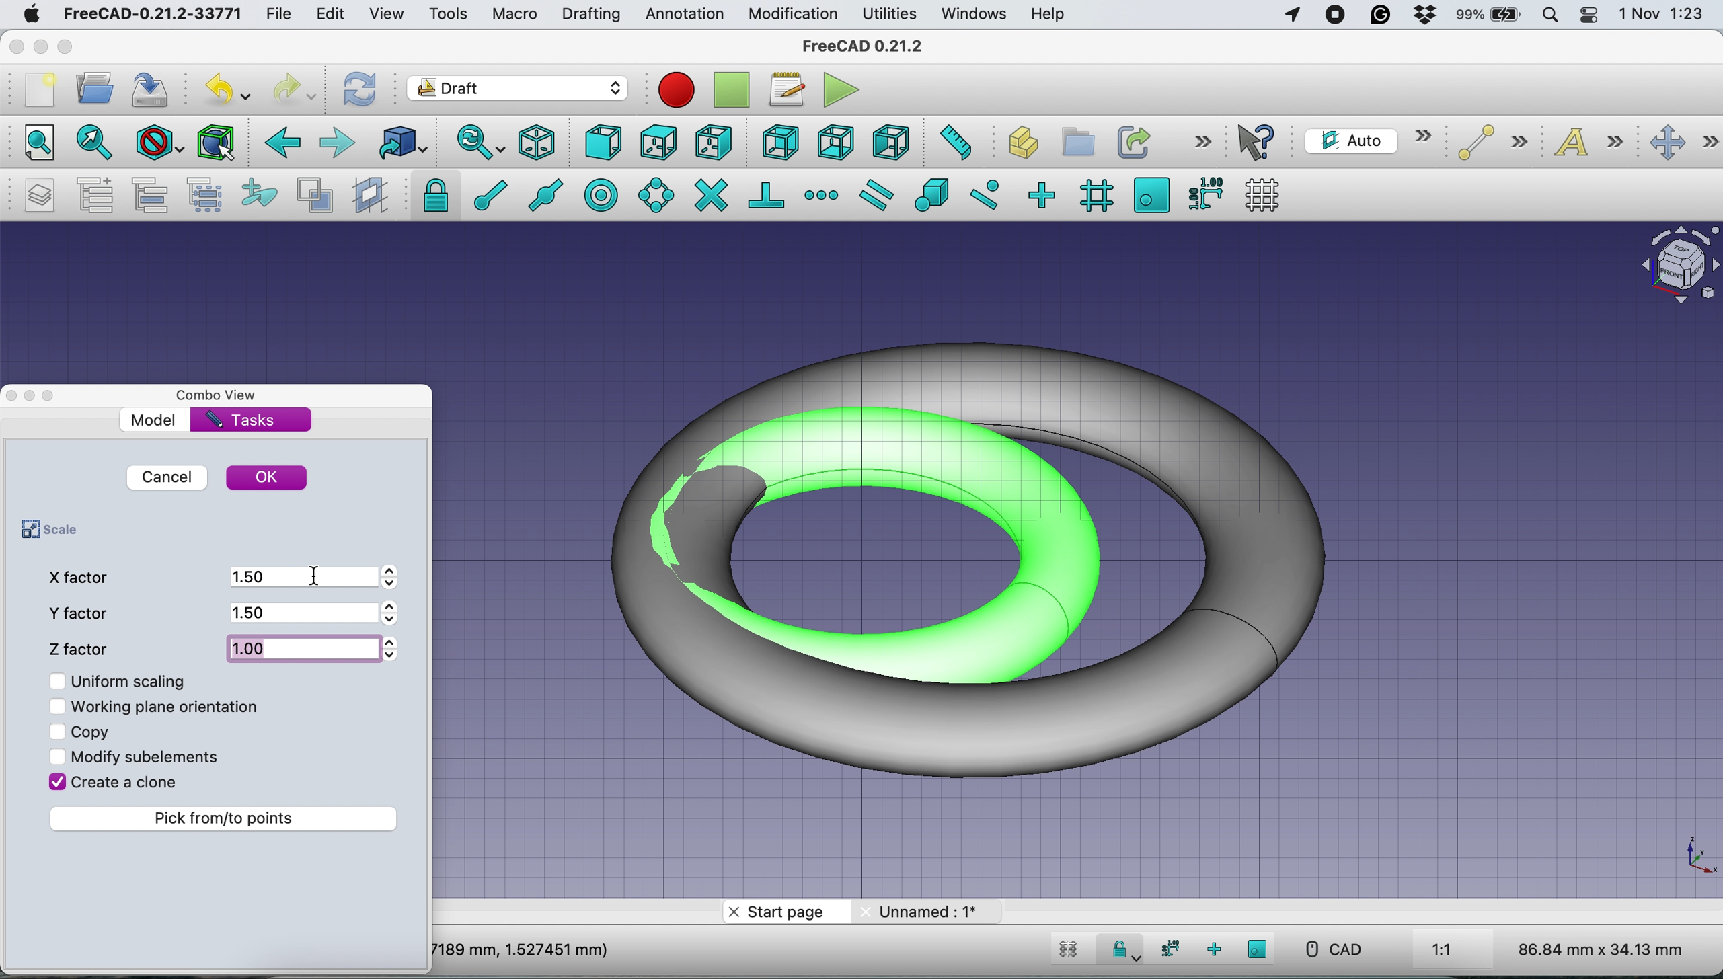 Image resolution: width=1723 pixels, height=979 pixels. Describe the element at coordinates (480, 143) in the screenshot. I see `sync view` at that location.